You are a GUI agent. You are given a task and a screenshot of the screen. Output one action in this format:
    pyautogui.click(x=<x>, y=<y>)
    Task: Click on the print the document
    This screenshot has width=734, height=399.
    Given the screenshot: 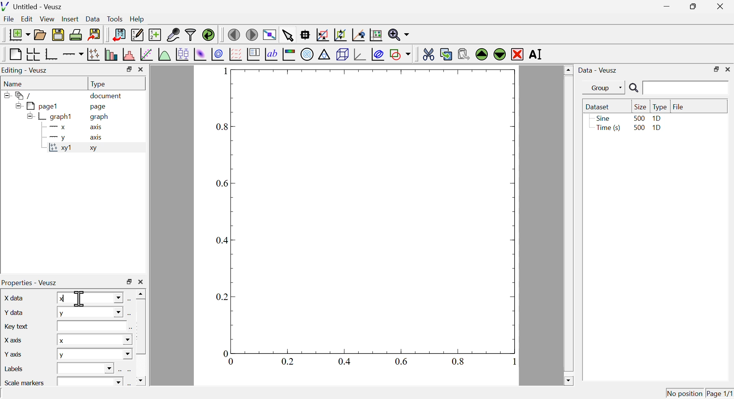 What is the action you would take?
    pyautogui.click(x=76, y=35)
    